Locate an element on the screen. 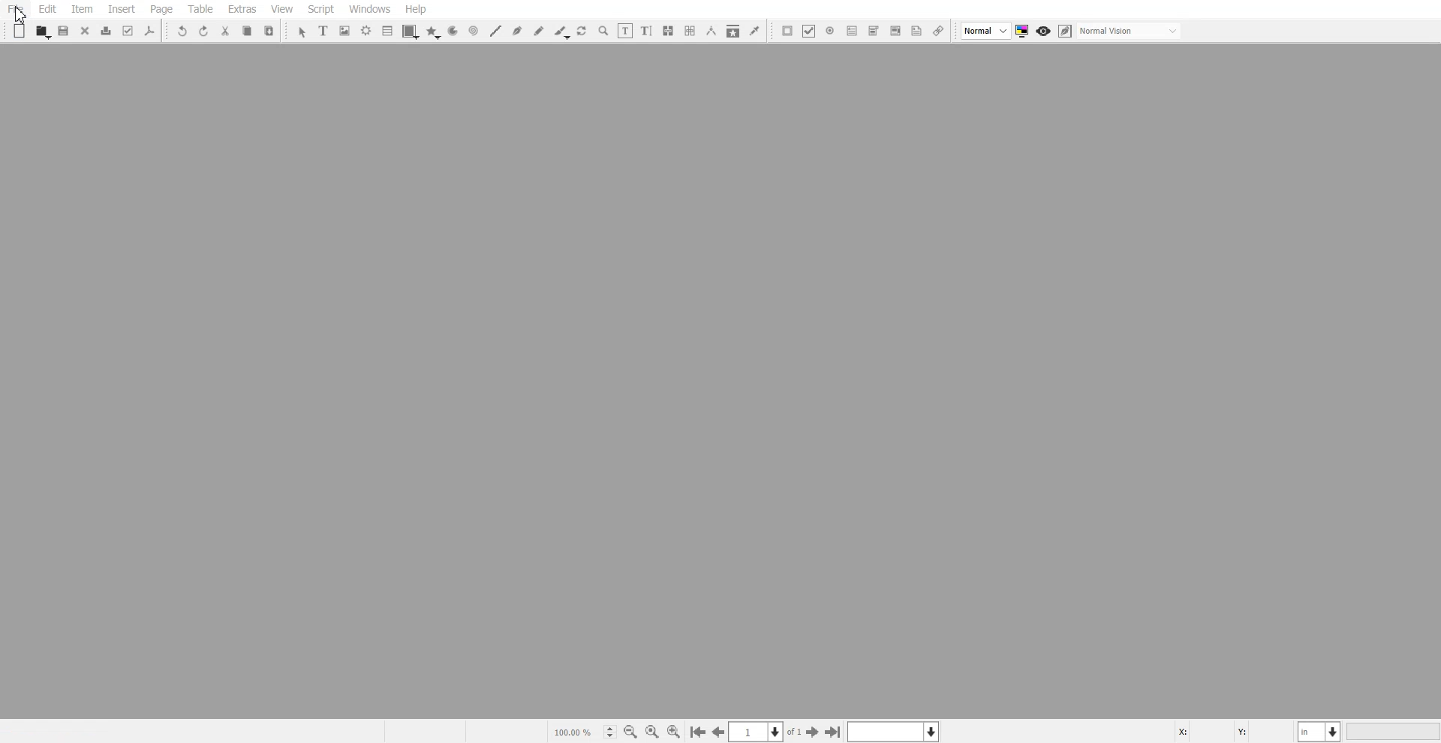  Save as PDF is located at coordinates (150, 31).